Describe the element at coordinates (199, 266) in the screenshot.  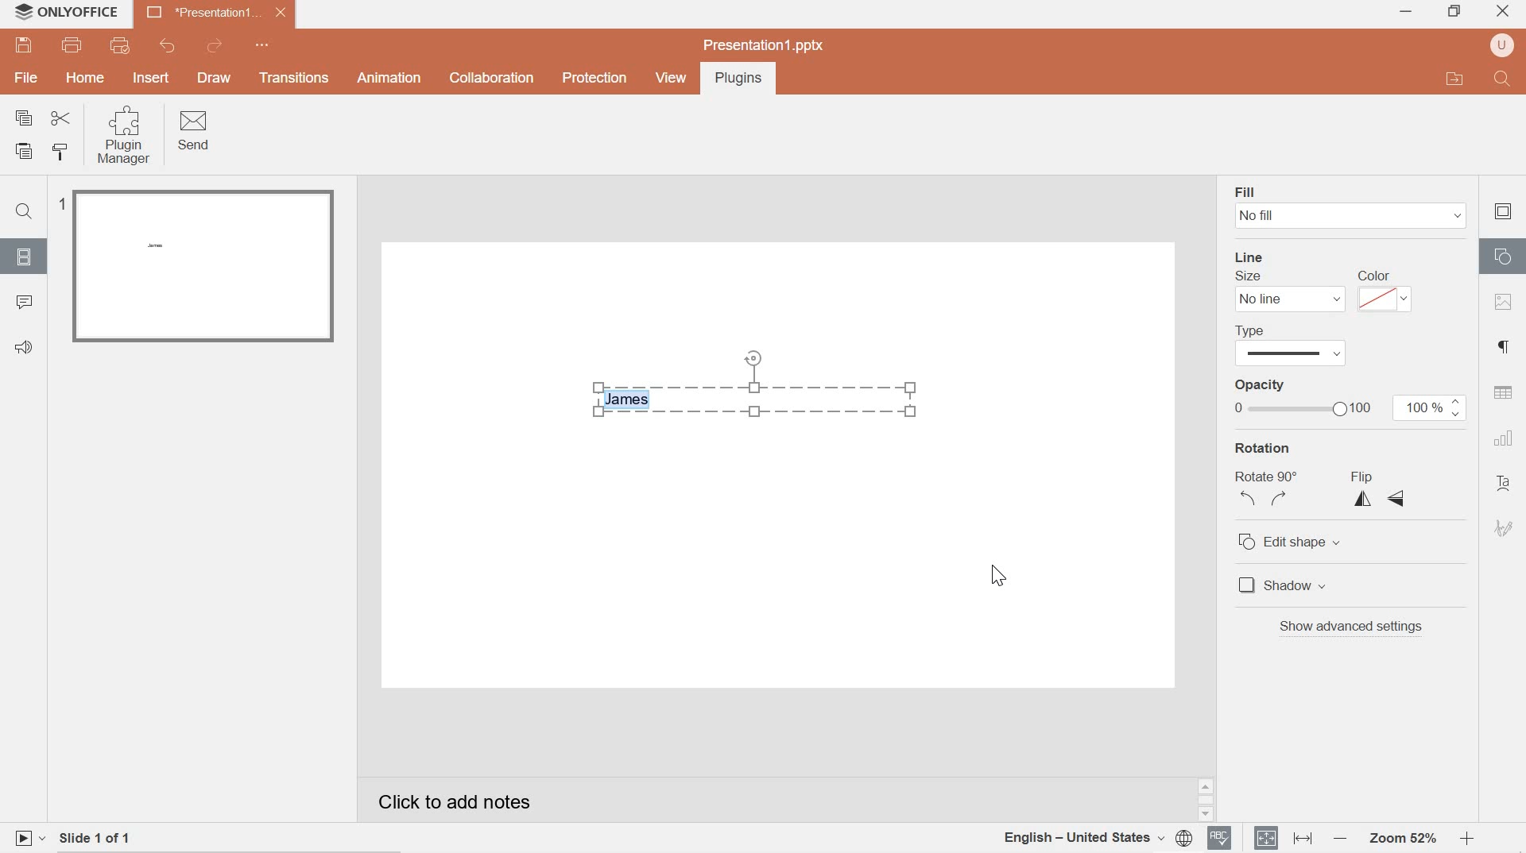
I see `slide 1` at that location.